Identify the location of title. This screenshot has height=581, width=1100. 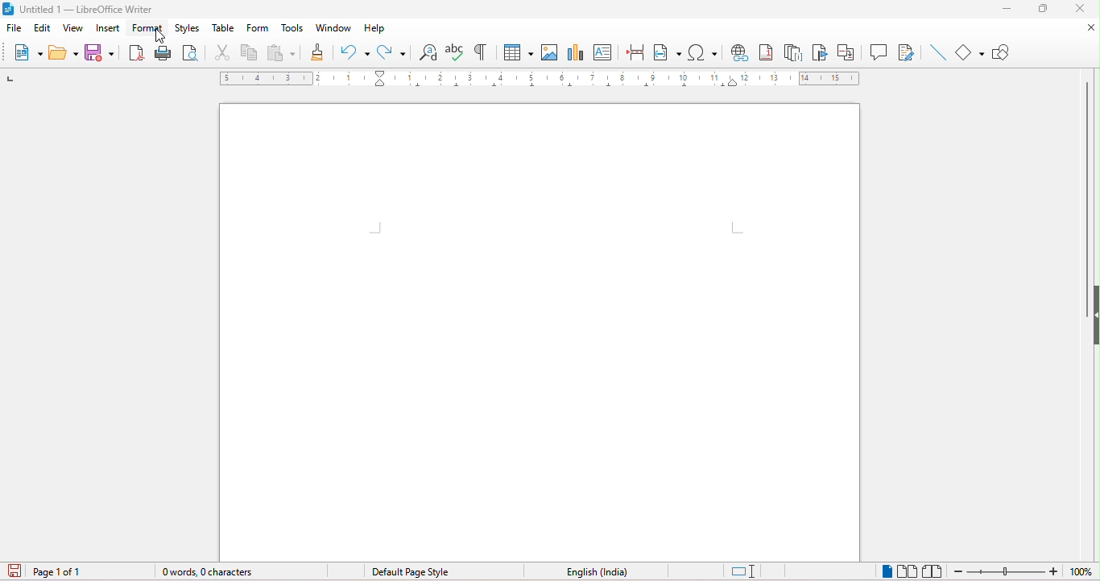
(79, 10).